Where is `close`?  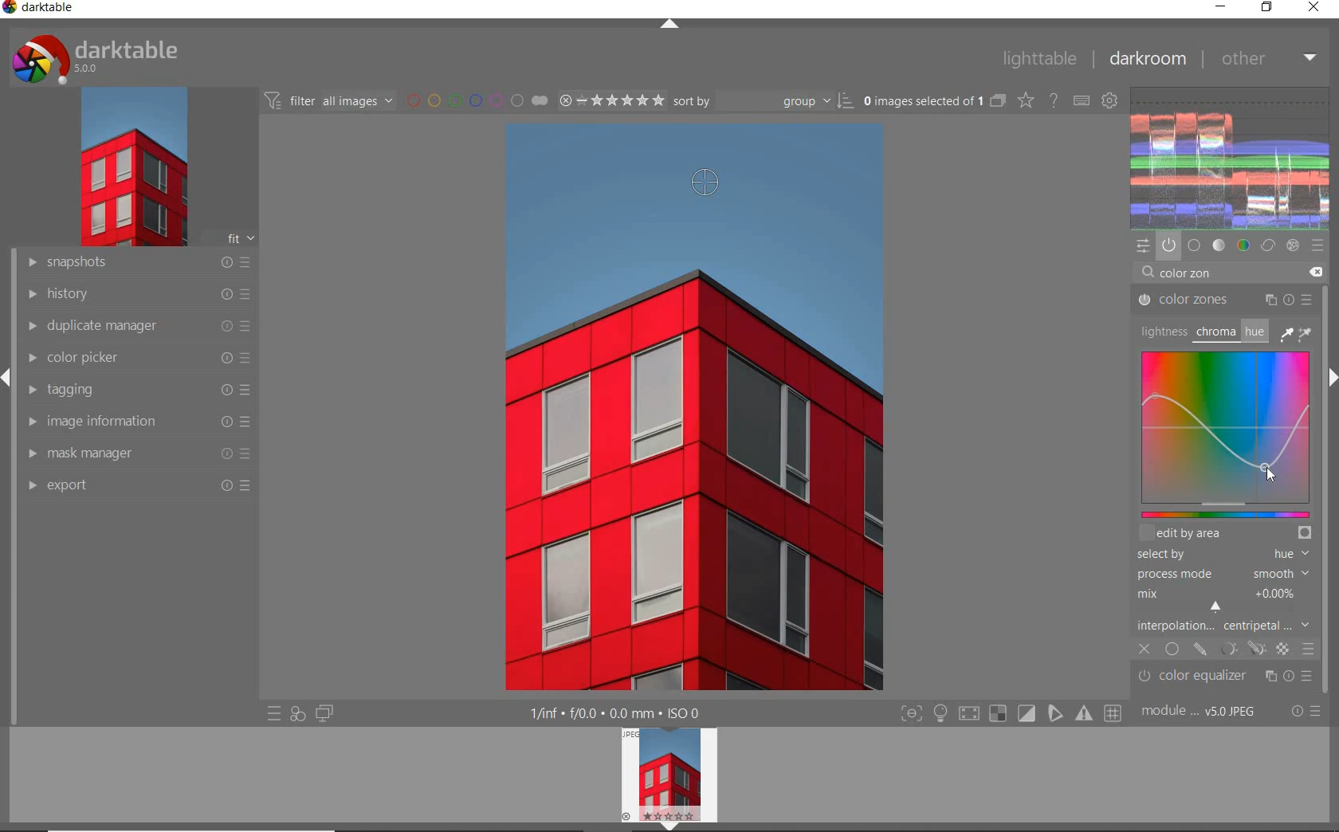 close is located at coordinates (1314, 8).